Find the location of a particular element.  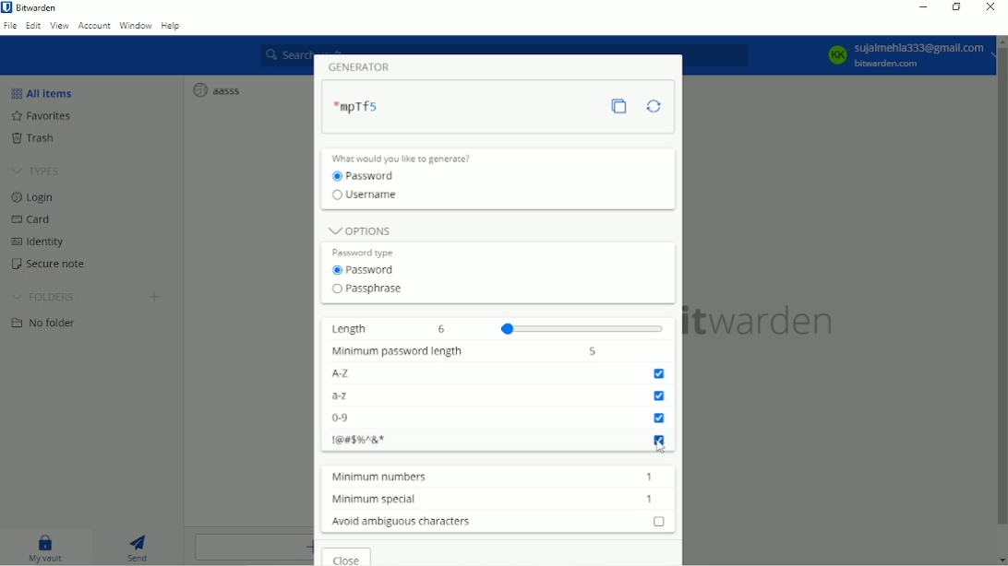

passphrase radio button is located at coordinates (363, 291).